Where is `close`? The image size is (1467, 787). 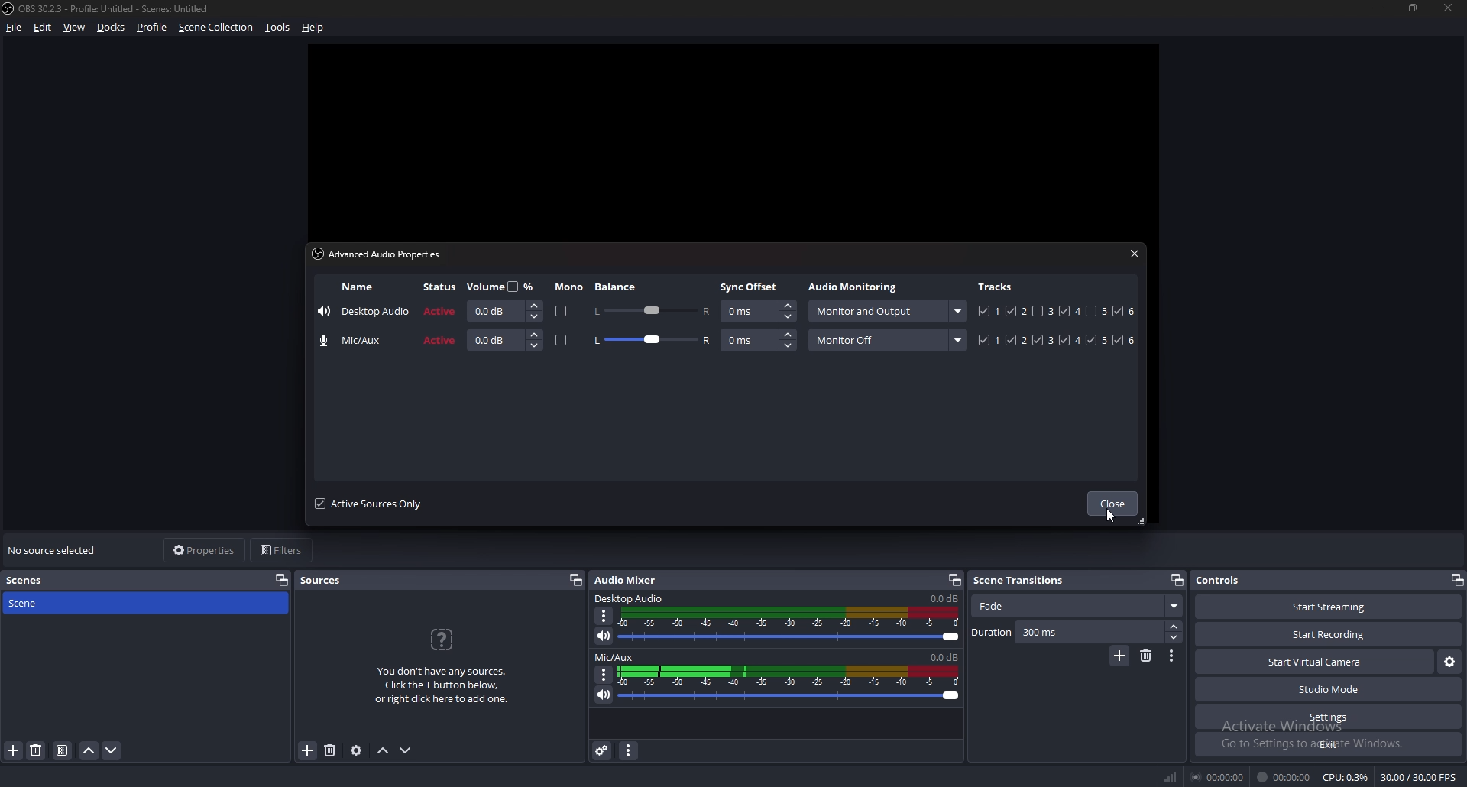
close is located at coordinates (1112, 504).